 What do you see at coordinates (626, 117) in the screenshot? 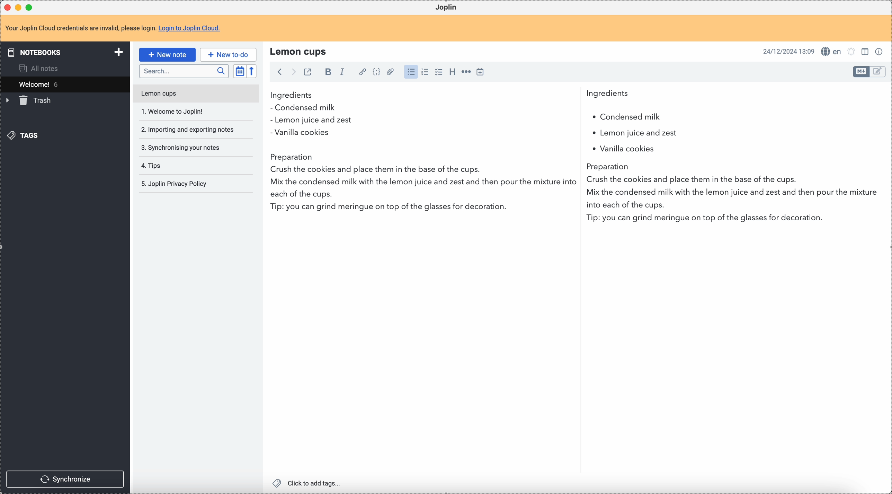
I see `condensed milk` at bounding box center [626, 117].